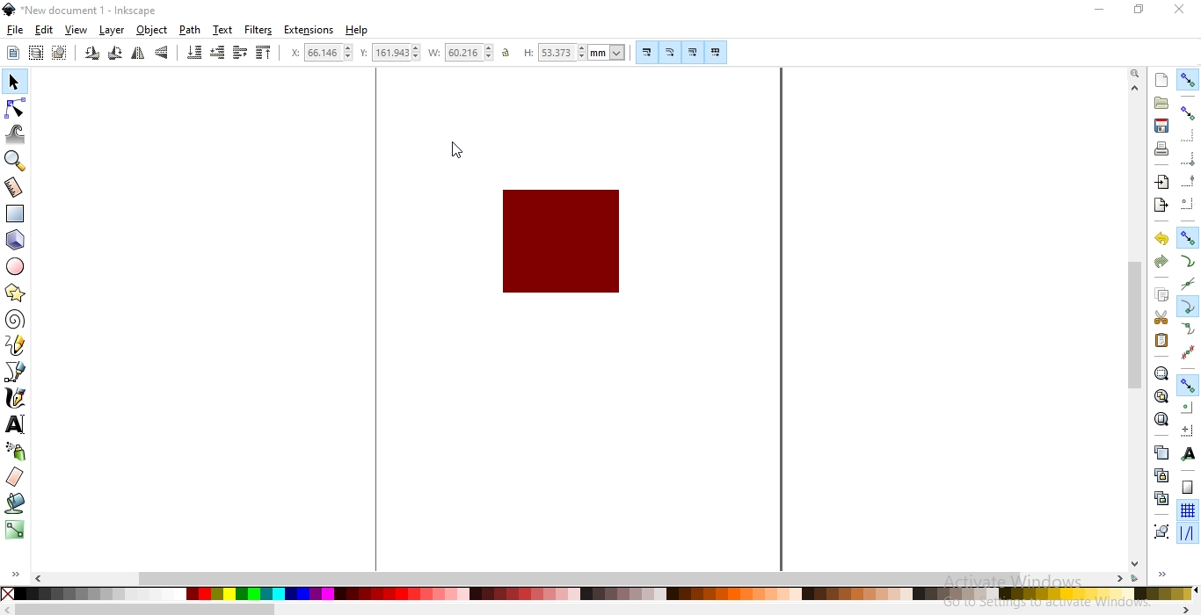 This screenshot has height=615, width=1201. What do you see at coordinates (240, 53) in the screenshot?
I see `raise selection one step` at bounding box center [240, 53].